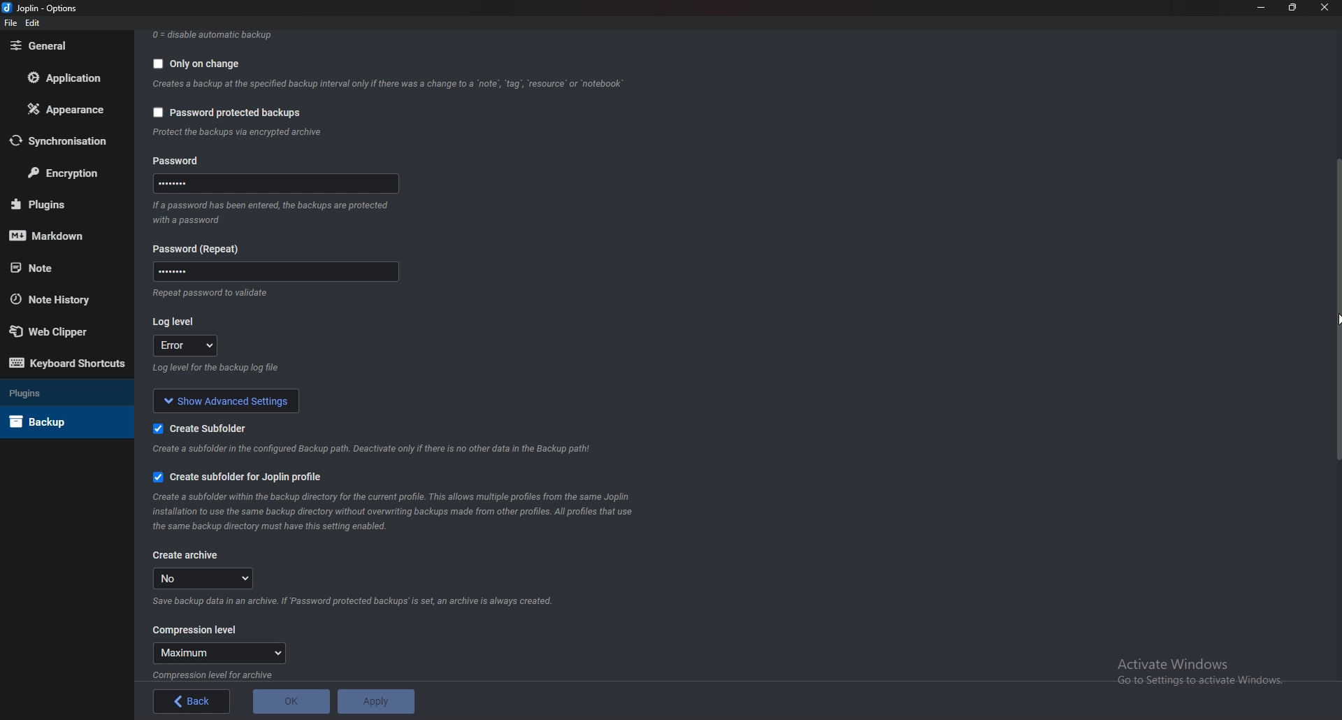 The width and height of the screenshot is (1342, 720). I want to click on joplin, so click(41, 8).